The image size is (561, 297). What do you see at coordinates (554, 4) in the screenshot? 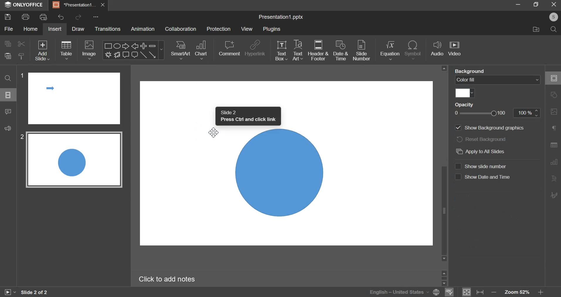
I see `exit` at bounding box center [554, 4].